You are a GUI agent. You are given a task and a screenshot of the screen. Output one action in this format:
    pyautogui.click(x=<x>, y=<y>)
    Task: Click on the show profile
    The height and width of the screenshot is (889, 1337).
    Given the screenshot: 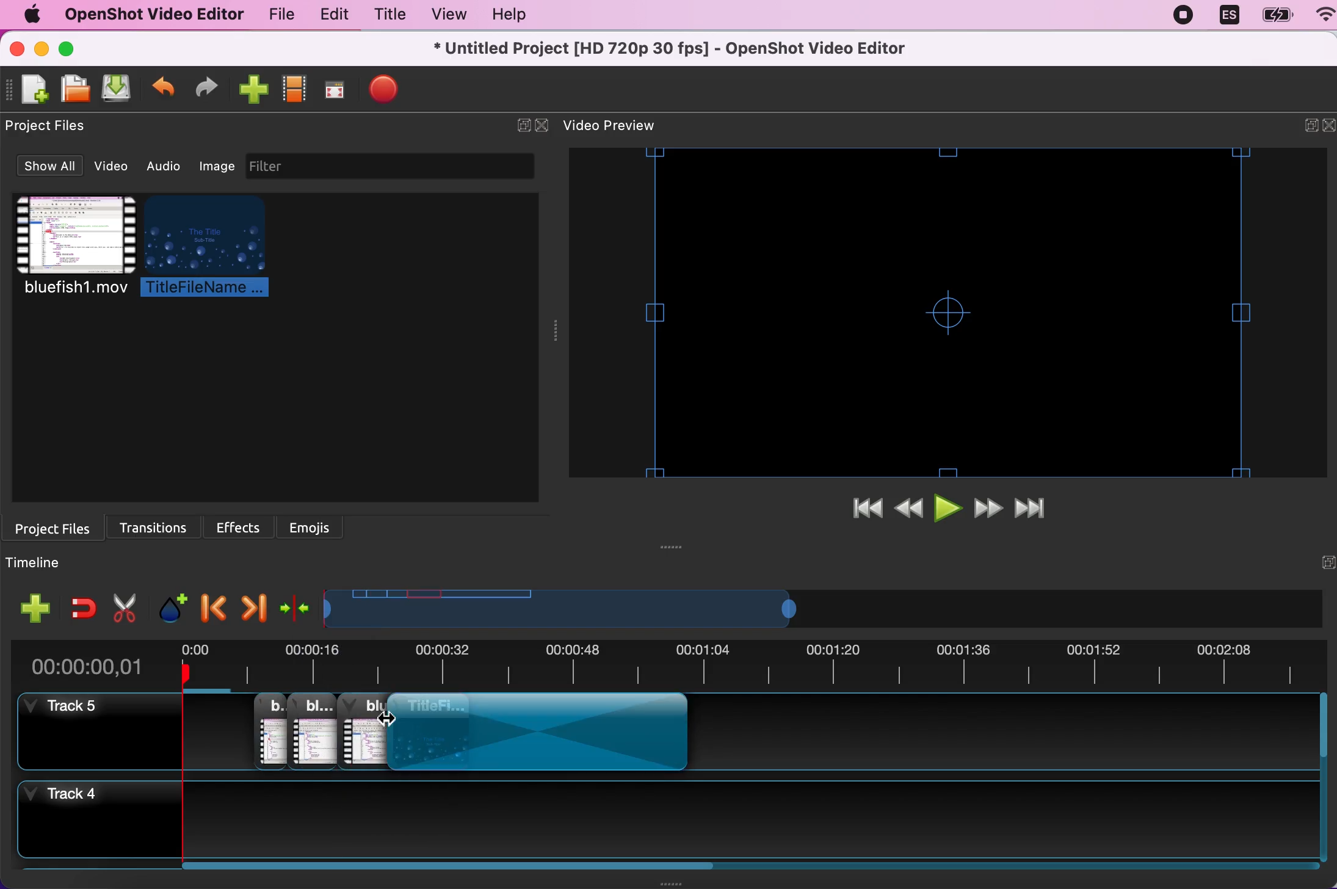 What is the action you would take?
    pyautogui.click(x=292, y=93)
    